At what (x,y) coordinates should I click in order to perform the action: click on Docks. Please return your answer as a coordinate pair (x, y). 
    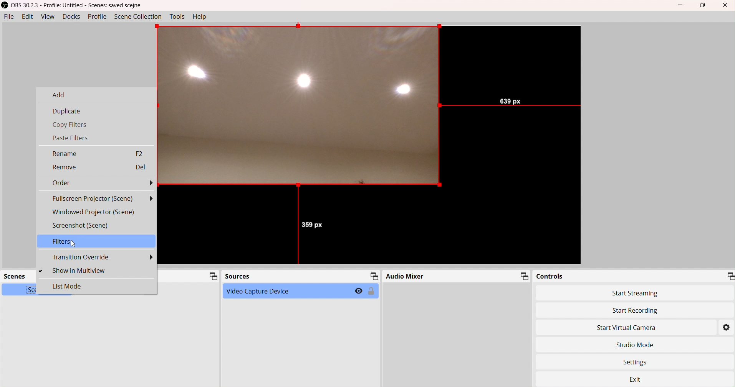
    Looking at the image, I should click on (73, 17).